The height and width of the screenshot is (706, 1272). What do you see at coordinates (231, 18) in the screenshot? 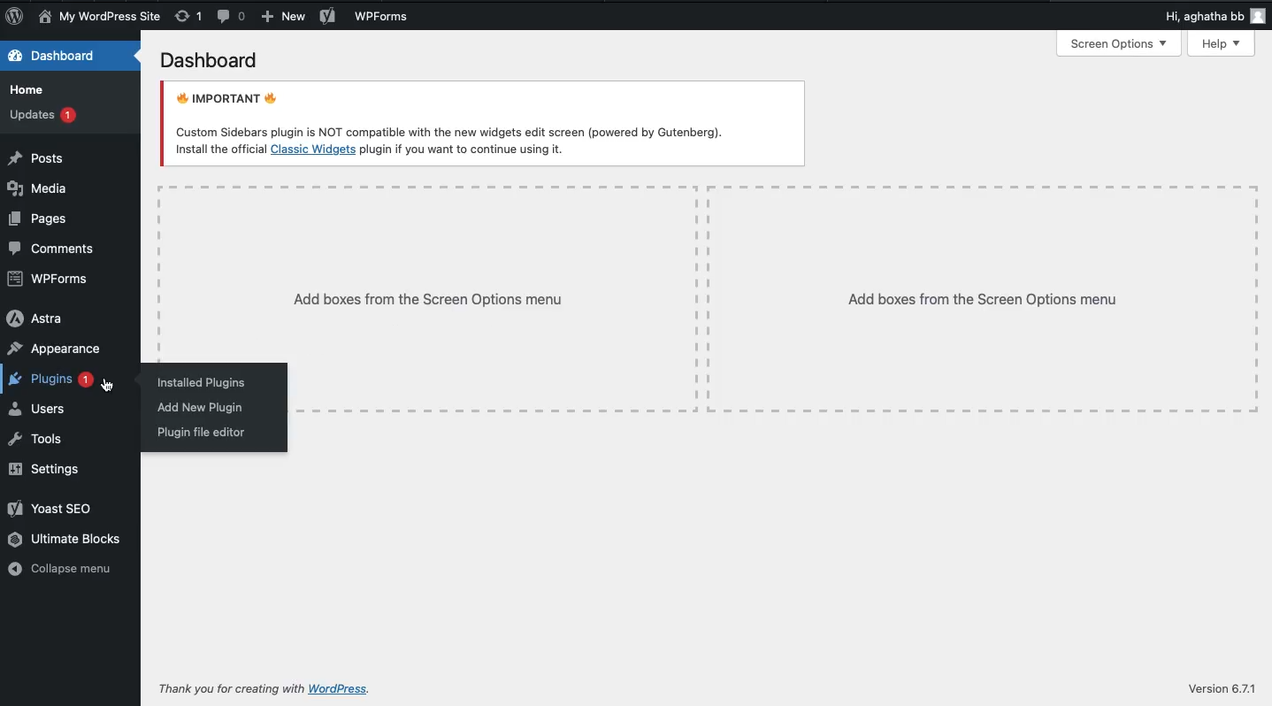
I see `Comment` at bounding box center [231, 18].